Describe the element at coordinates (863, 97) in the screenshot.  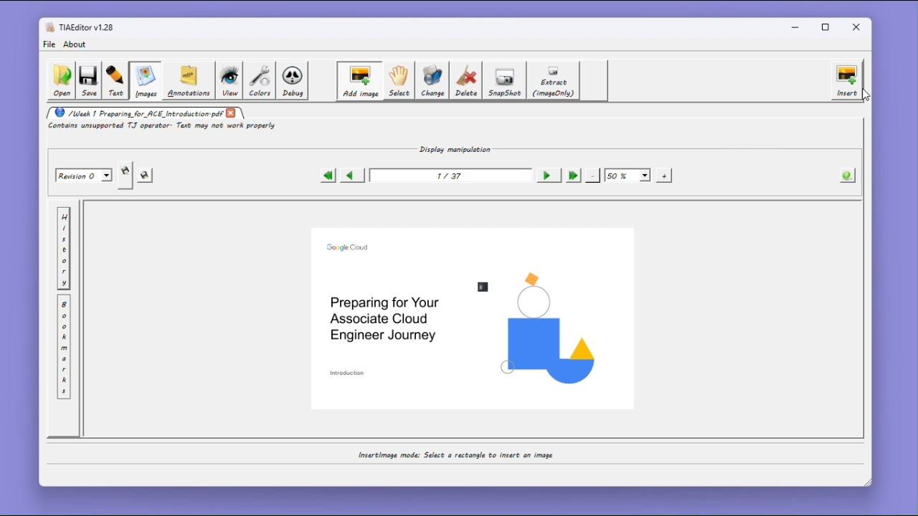
I see `cursor` at that location.